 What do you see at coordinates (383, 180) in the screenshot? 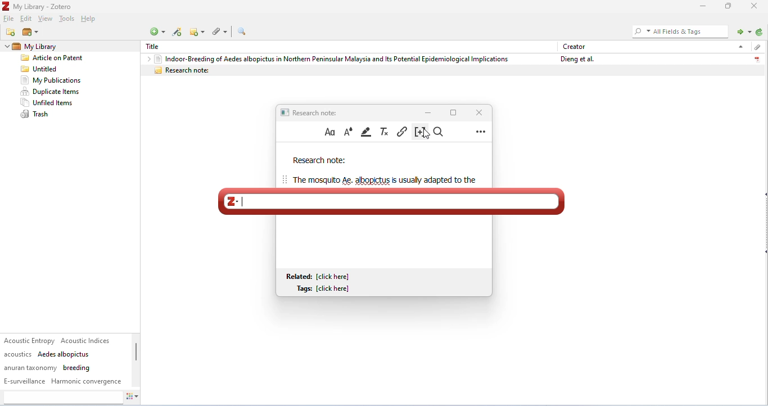
I see `text of research note` at bounding box center [383, 180].